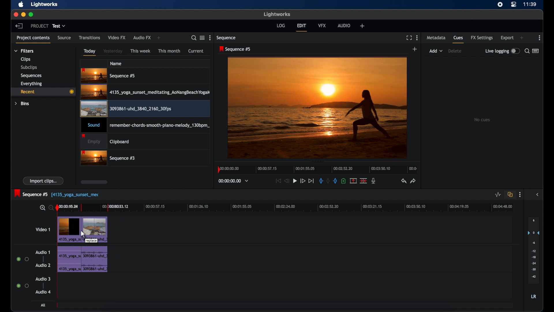 This screenshot has height=312, width=554. Describe the element at coordinates (39, 26) in the screenshot. I see `project` at that location.